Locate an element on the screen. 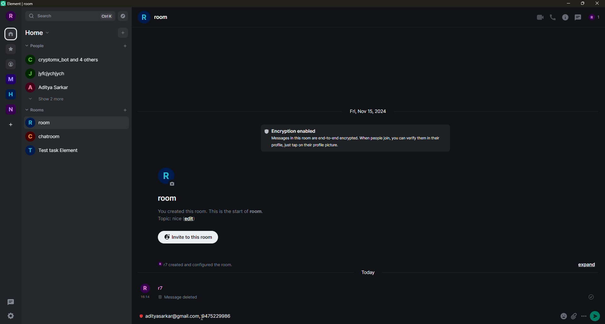 This screenshot has width=605, height=324. people is located at coordinates (49, 87).